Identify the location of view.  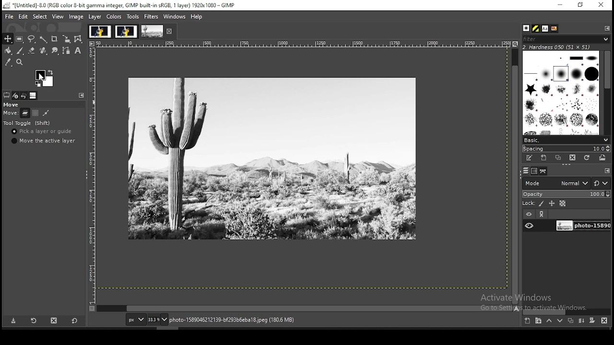
(59, 17).